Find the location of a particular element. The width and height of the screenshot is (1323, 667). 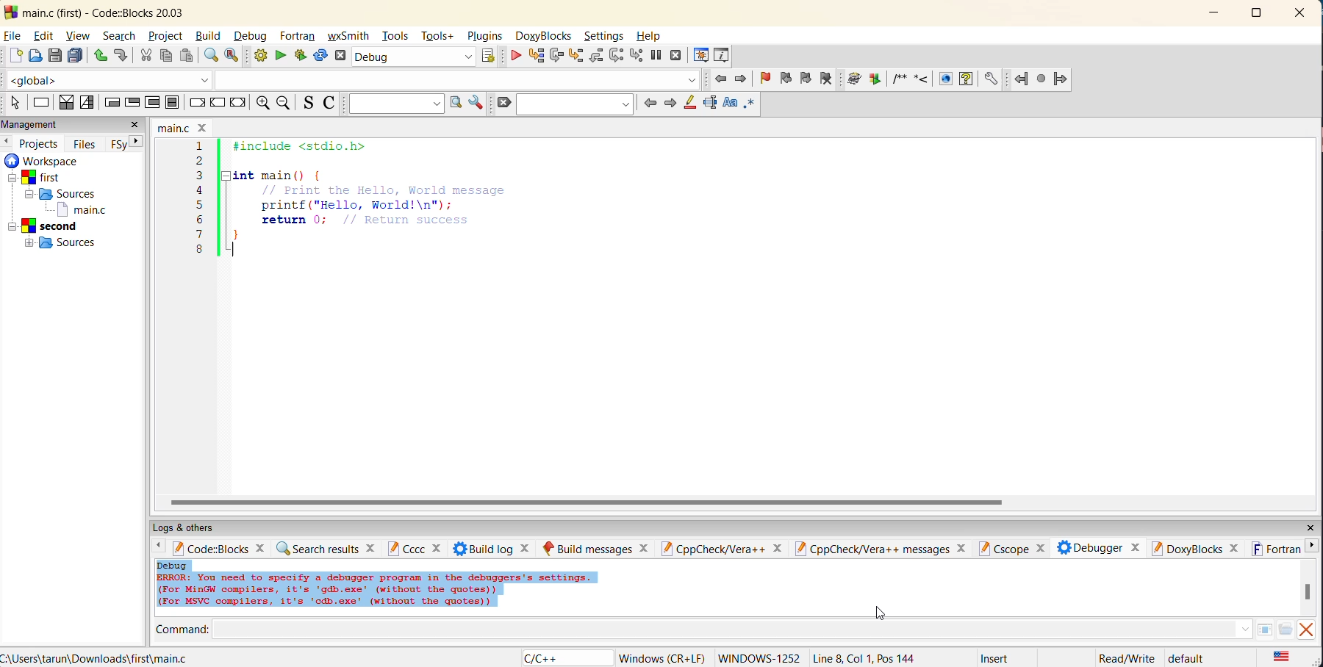

stop debugger is located at coordinates (677, 56).